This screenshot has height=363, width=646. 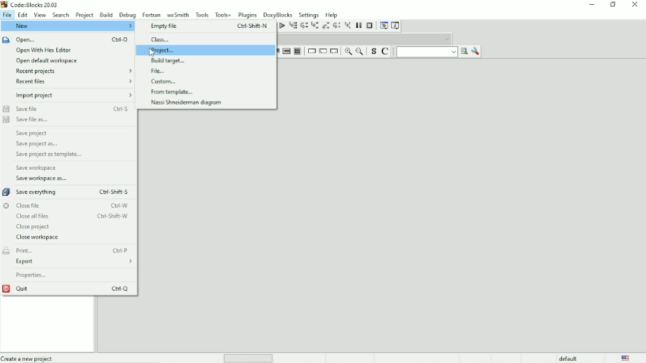 I want to click on Custom, so click(x=166, y=81).